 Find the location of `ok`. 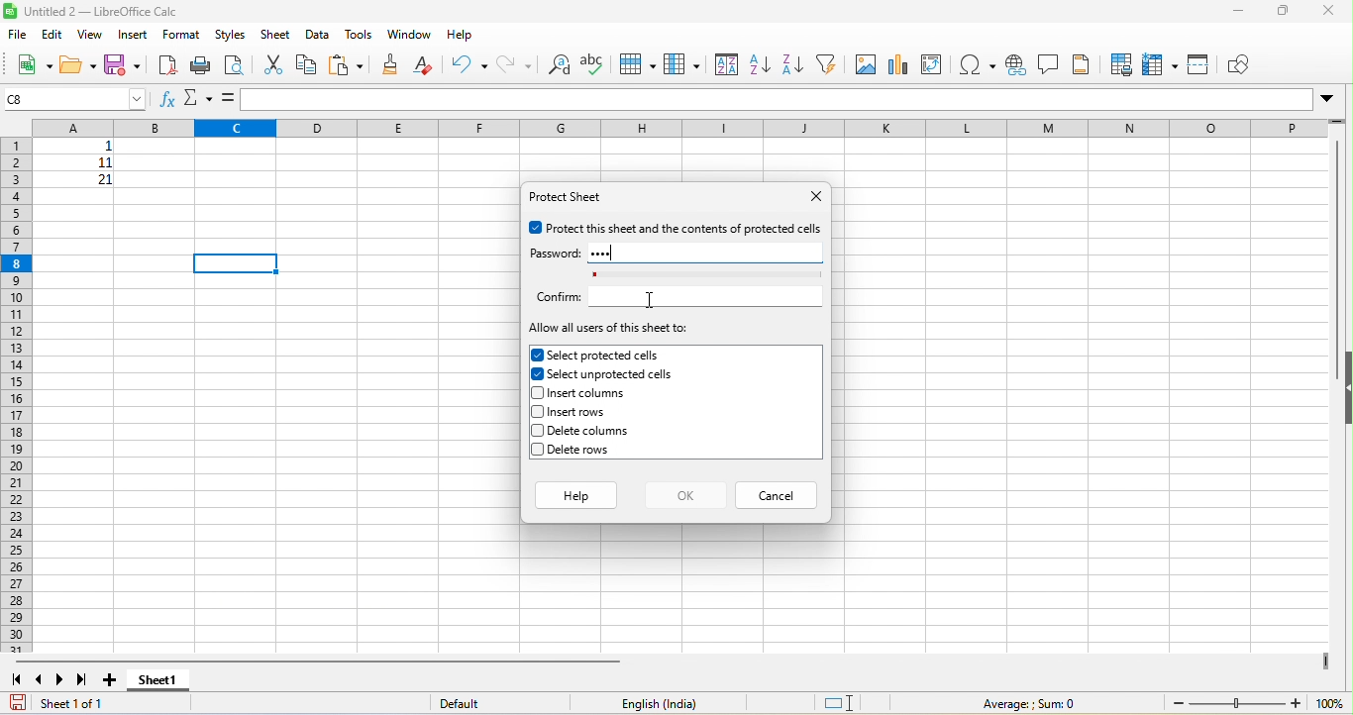

ok is located at coordinates (685, 495).